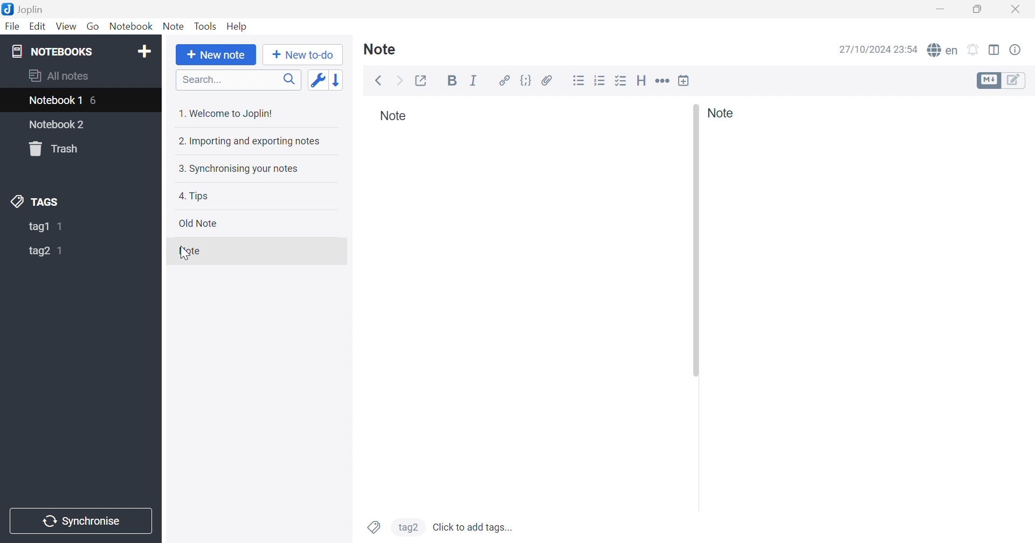  I want to click on Toggle editors, so click(1003, 80).